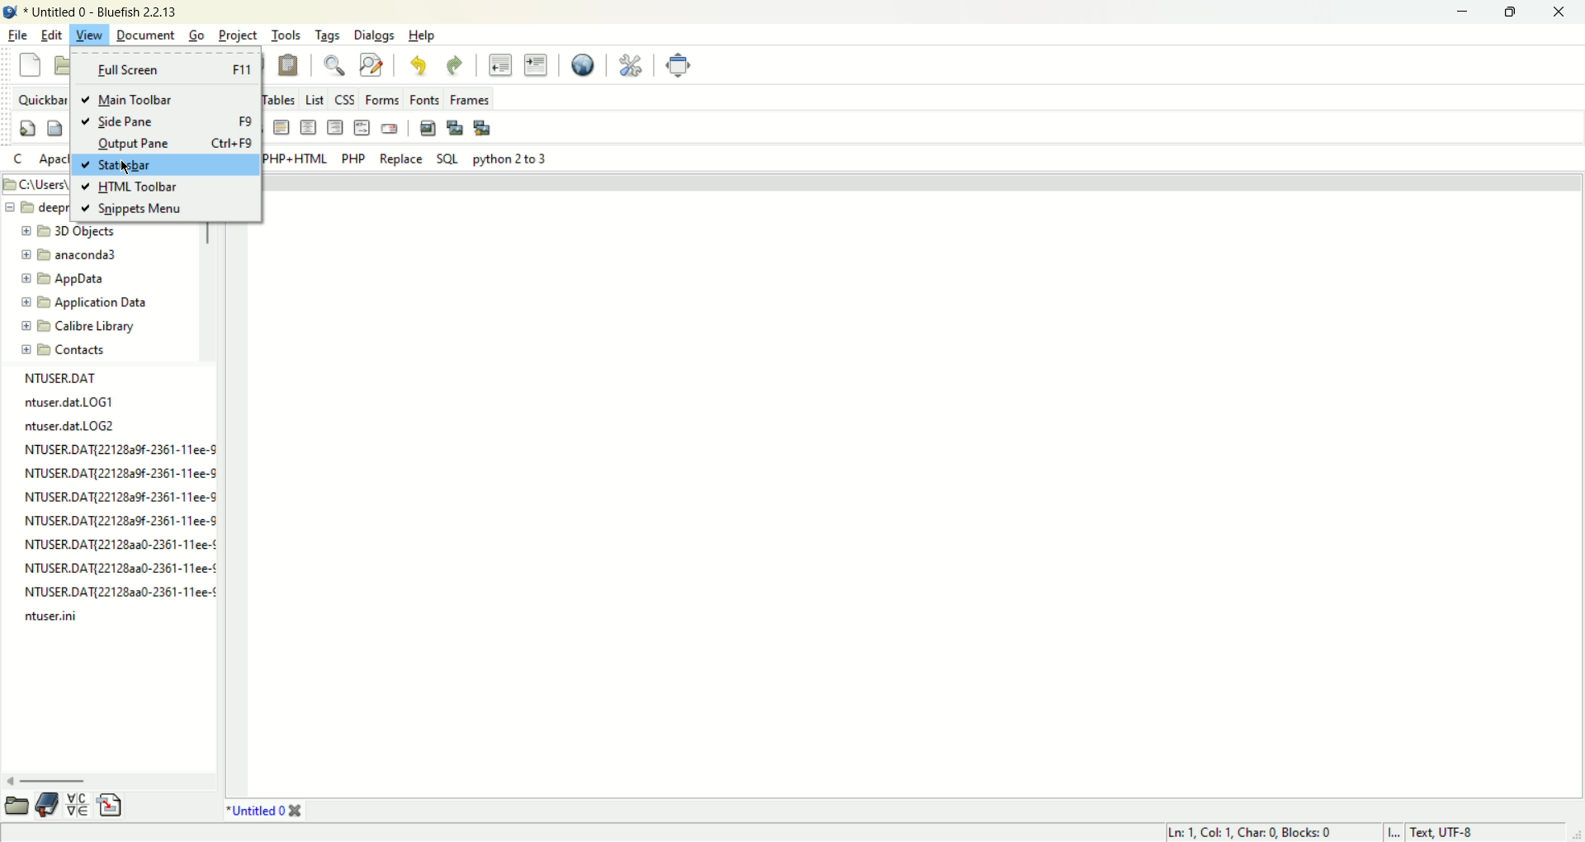  Describe the element at coordinates (296, 811) in the screenshot. I see `close` at that location.